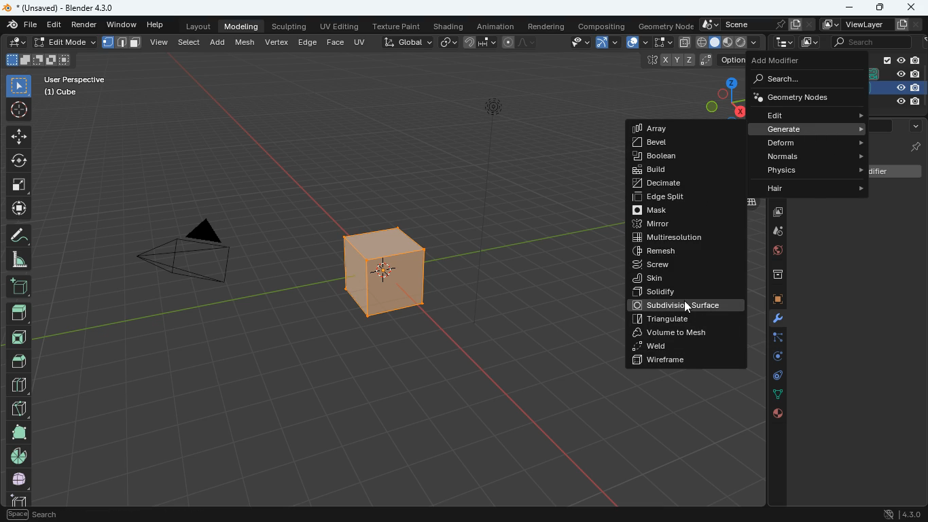  Describe the element at coordinates (775, 321) in the screenshot. I see `modifiers` at that location.